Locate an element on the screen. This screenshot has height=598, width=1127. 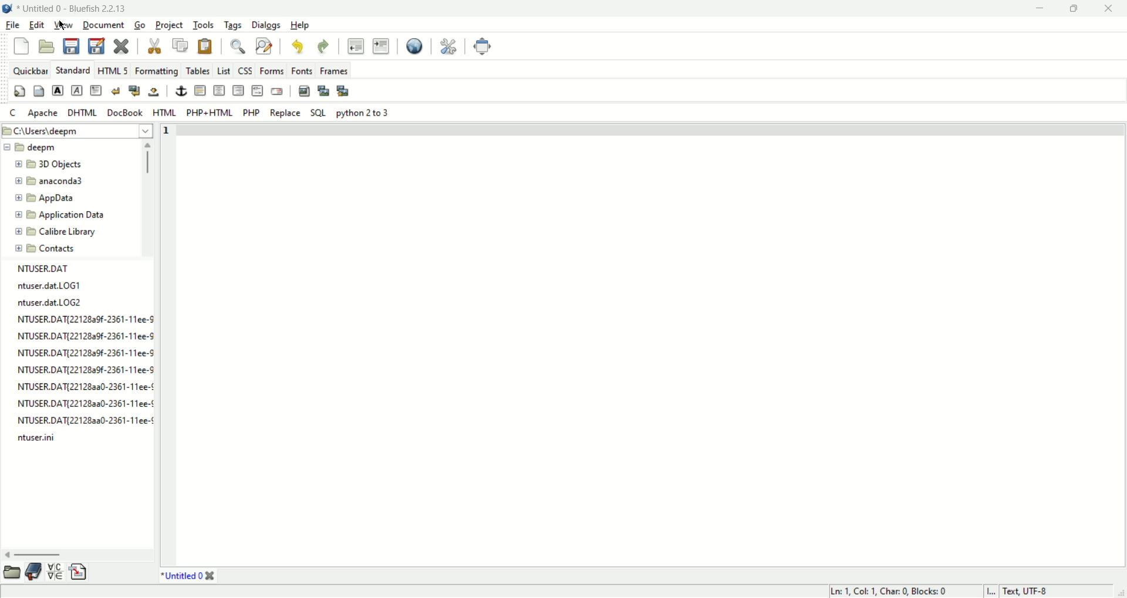
undo is located at coordinates (298, 46).